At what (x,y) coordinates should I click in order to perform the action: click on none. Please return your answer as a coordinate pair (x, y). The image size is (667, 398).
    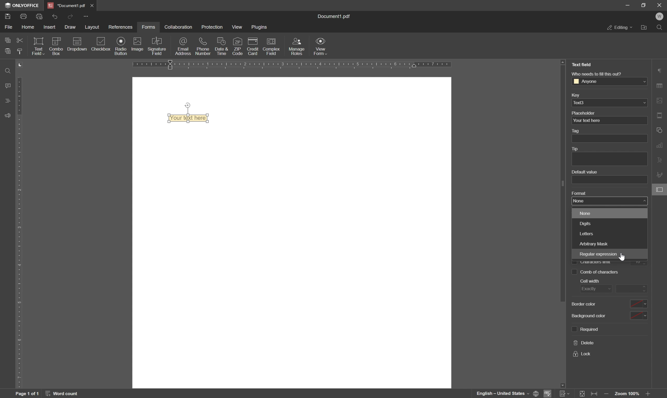
    Looking at the image, I should click on (585, 213).